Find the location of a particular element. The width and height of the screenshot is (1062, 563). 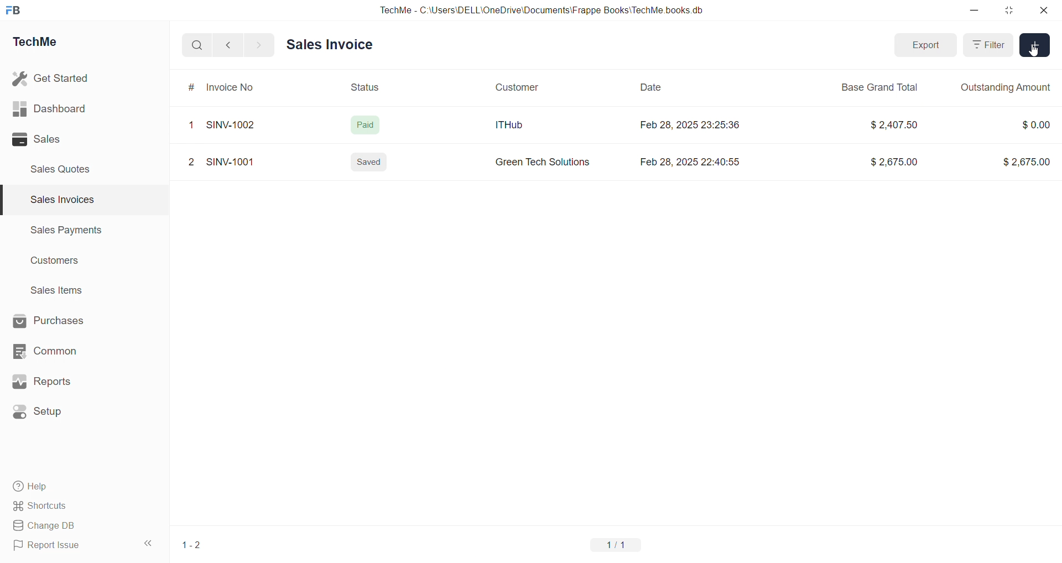

$2,675.00 is located at coordinates (892, 163).